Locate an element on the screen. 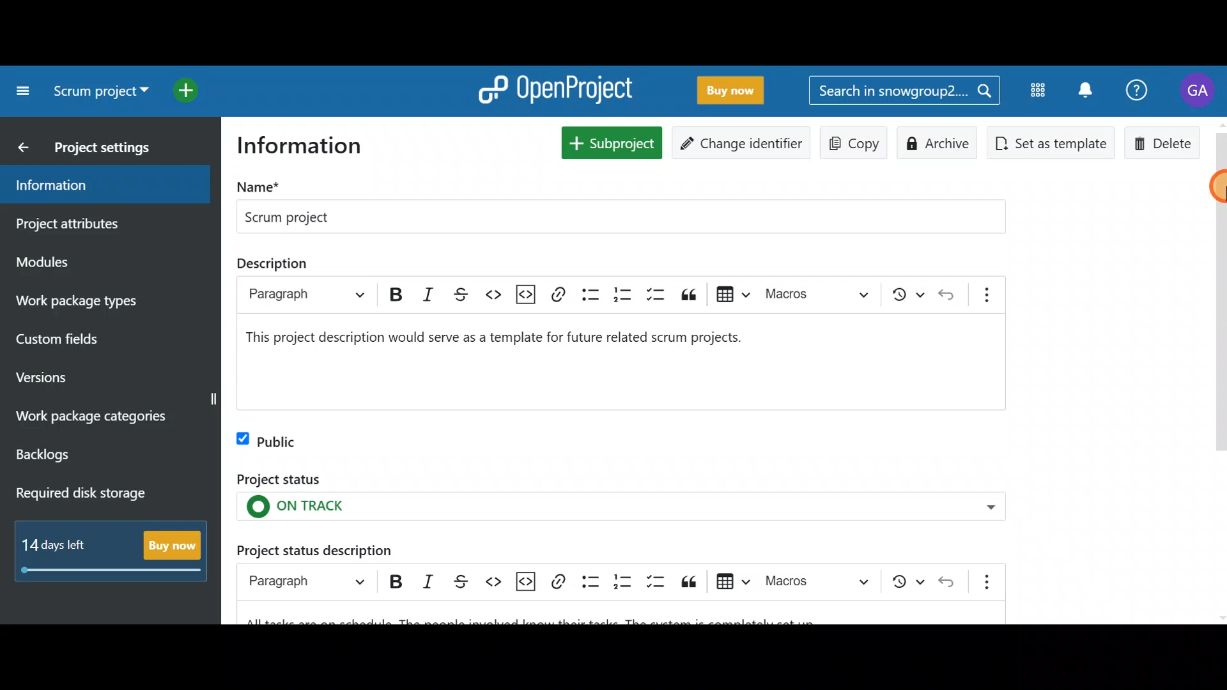  Information is located at coordinates (309, 148).